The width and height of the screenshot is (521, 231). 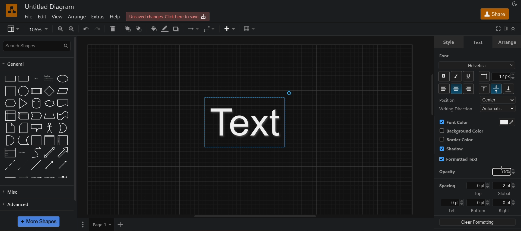 What do you see at coordinates (10, 128) in the screenshot?
I see `note` at bounding box center [10, 128].